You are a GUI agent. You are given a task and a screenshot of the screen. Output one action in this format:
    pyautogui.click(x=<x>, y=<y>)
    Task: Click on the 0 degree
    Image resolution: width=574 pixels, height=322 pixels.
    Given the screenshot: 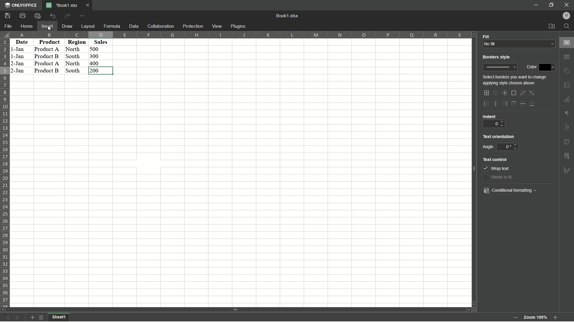 What is the action you would take?
    pyautogui.click(x=507, y=147)
    